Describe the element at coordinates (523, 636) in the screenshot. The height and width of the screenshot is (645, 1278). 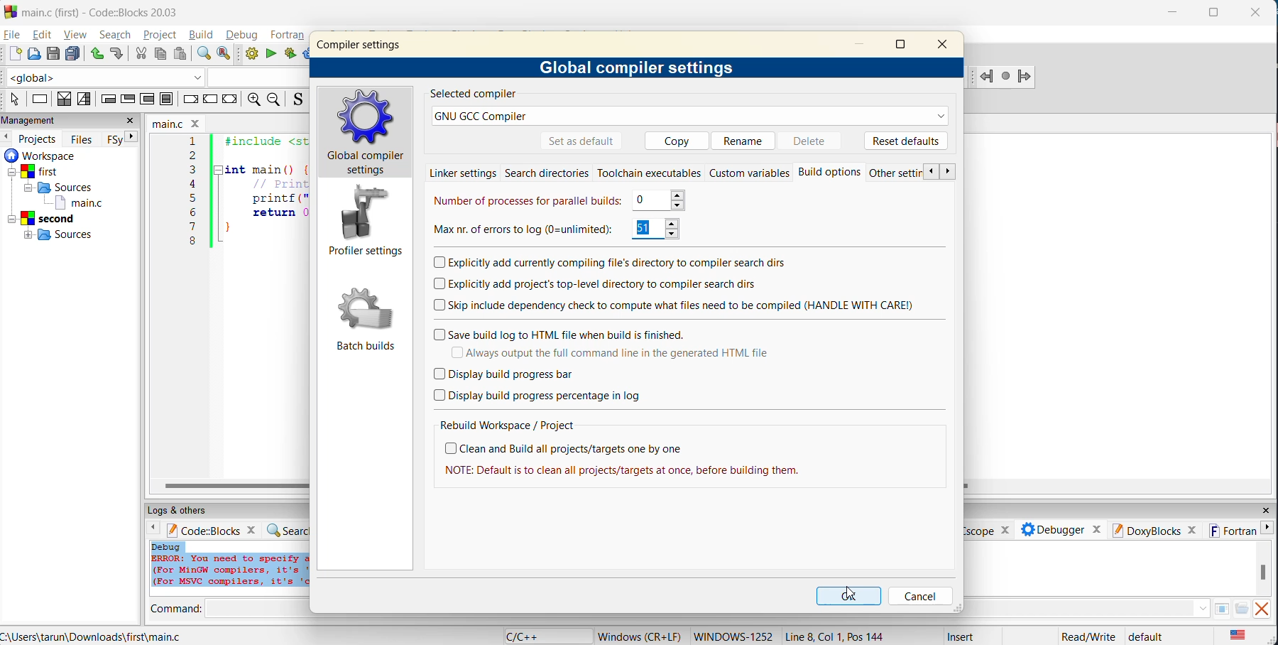
I see `language` at that location.